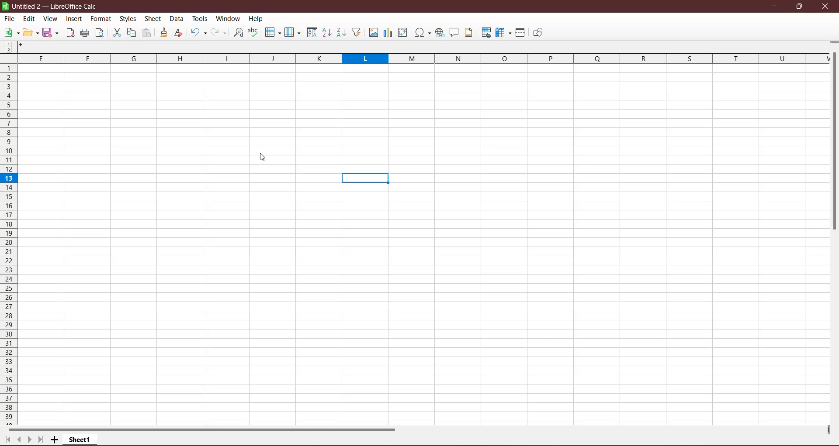  Describe the element at coordinates (18, 439) in the screenshot. I see `Scroll to previous page` at that location.